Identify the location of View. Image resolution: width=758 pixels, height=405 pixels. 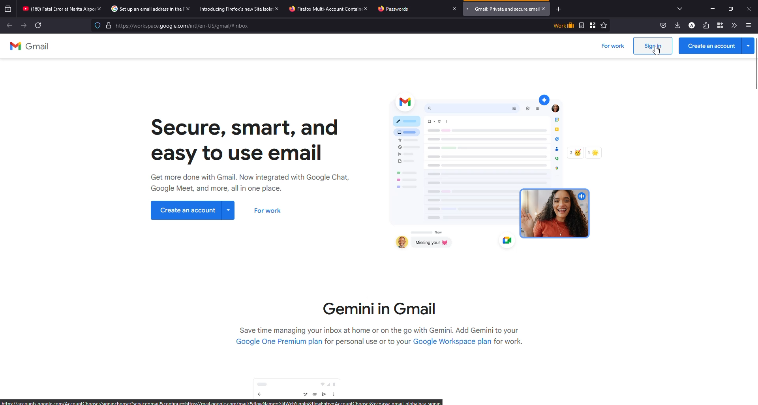
(582, 25).